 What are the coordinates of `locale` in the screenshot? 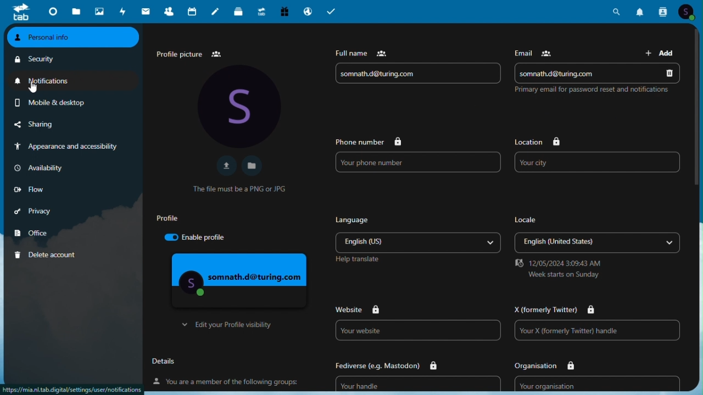 It's located at (595, 220).